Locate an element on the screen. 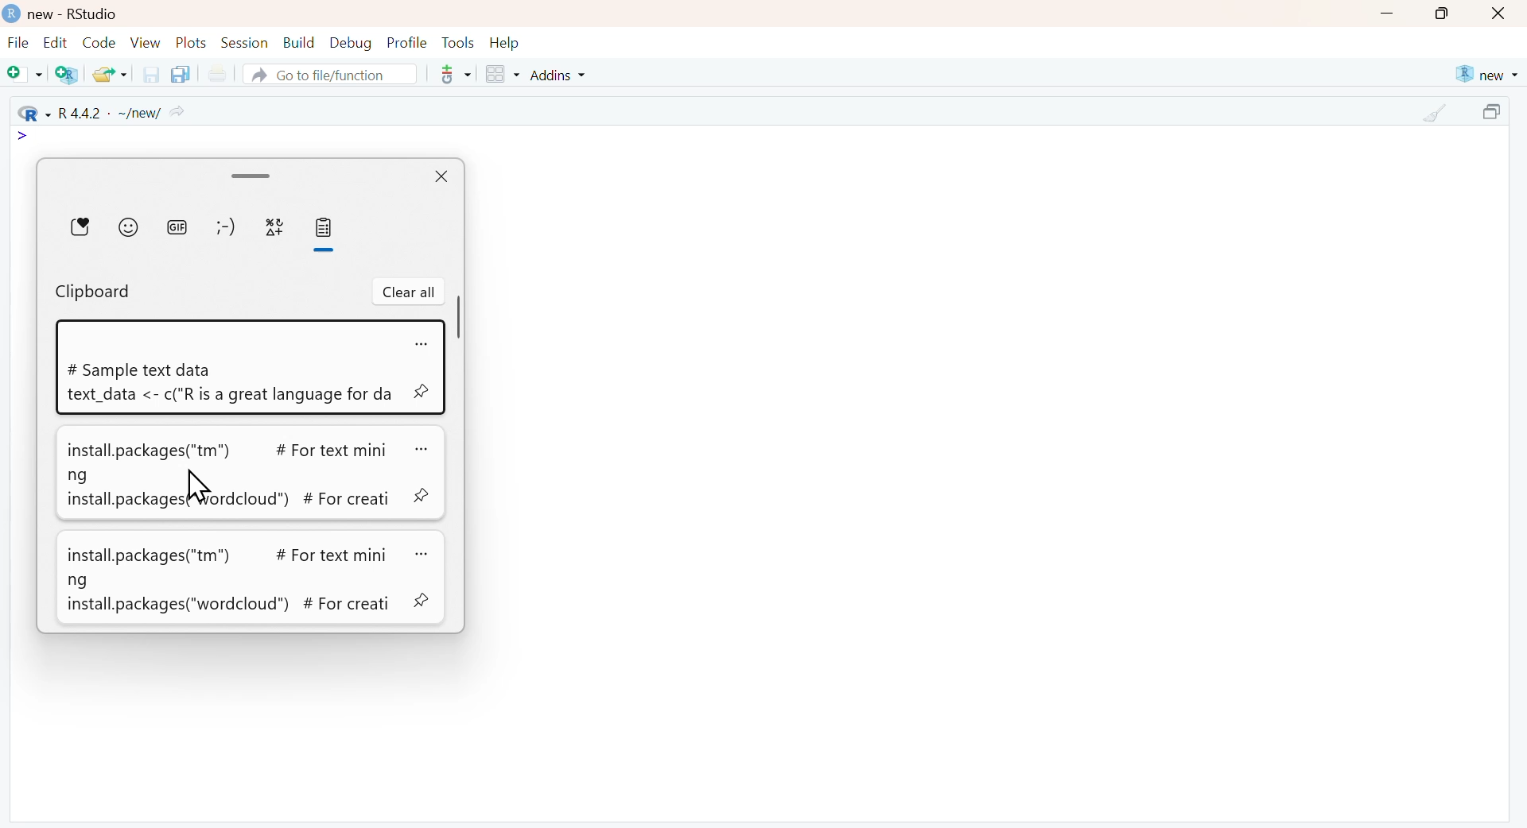 The image size is (1527, 828). Clear all is located at coordinates (408, 292).